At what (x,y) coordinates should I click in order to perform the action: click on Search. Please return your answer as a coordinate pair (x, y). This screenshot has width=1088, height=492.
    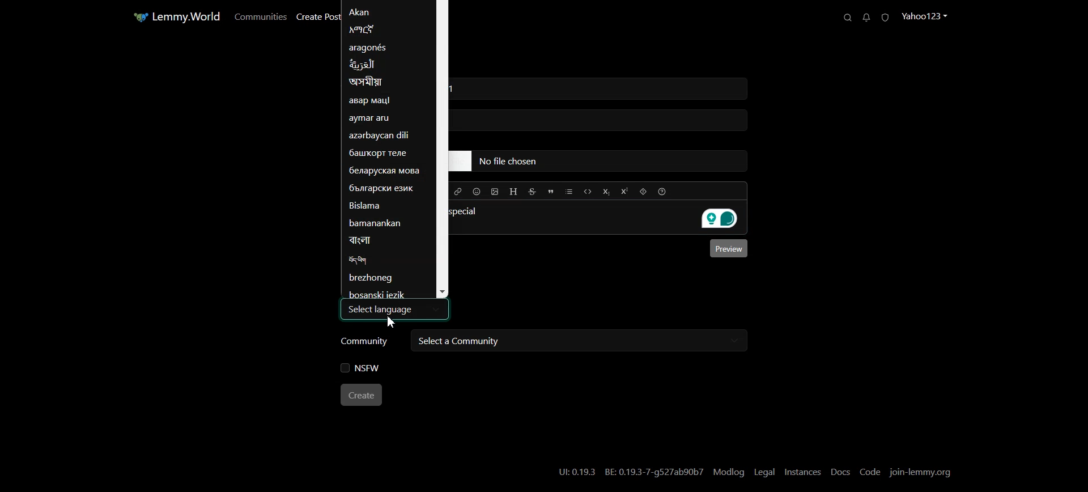
    Looking at the image, I should click on (844, 17).